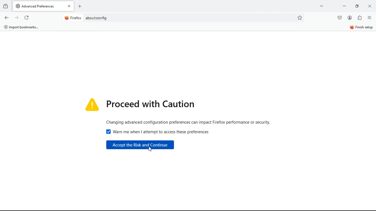 The image size is (376, 211). I want to click on AdvancedPreferences, so click(44, 6).